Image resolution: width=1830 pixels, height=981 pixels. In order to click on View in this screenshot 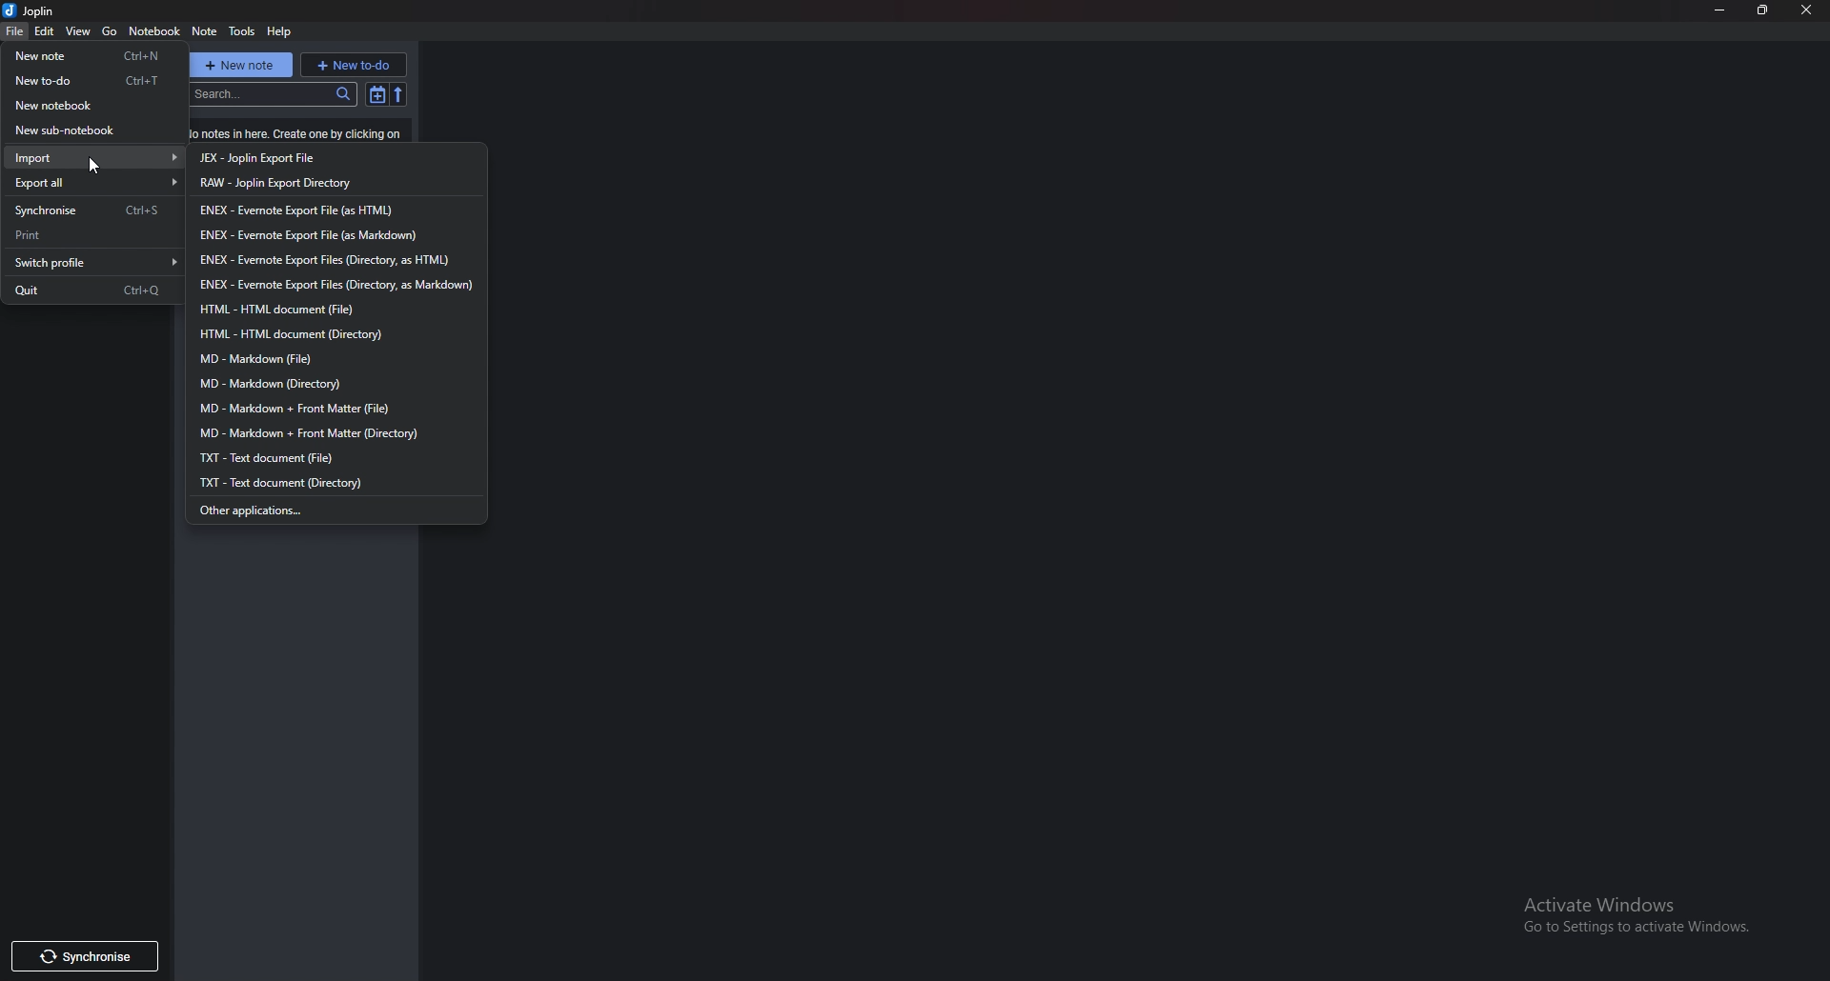, I will do `click(80, 32)`.